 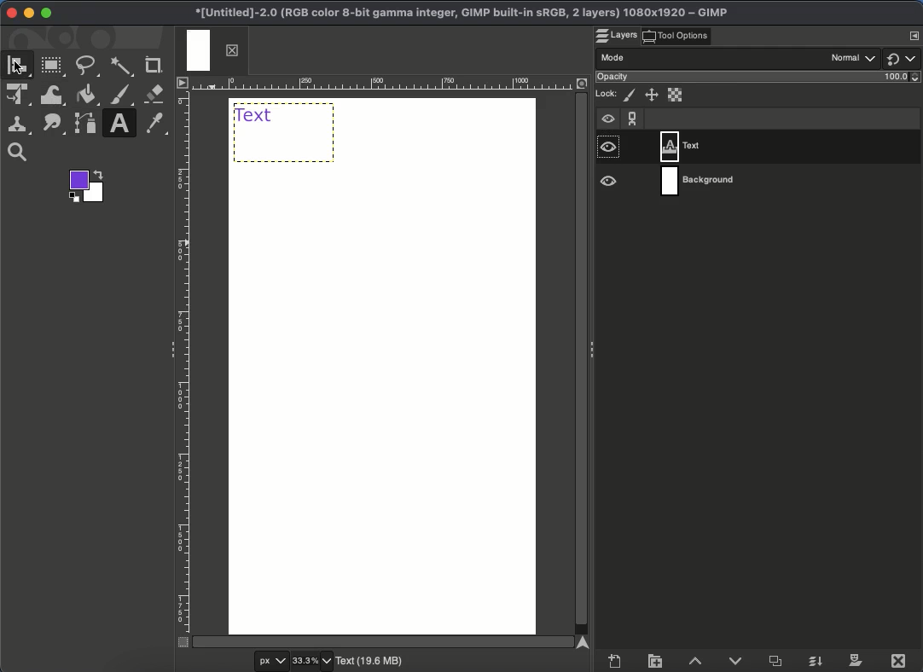 I want to click on Unified transformation, so click(x=20, y=96).